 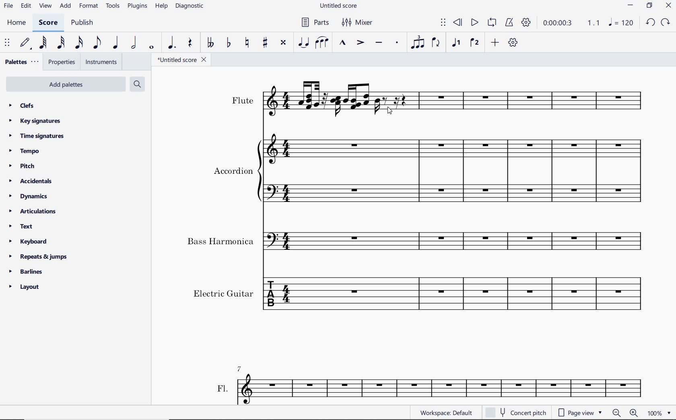 What do you see at coordinates (457, 44) in the screenshot?
I see `voice 1` at bounding box center [457, 44].